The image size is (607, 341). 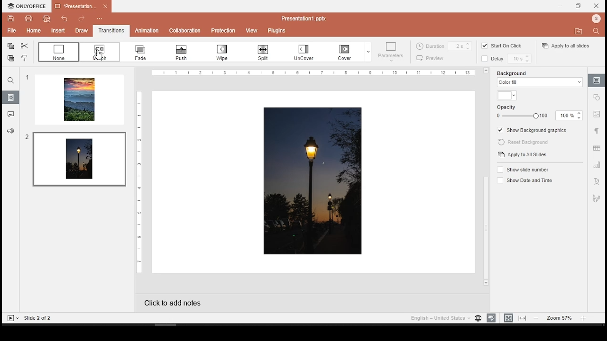 I want to click on color, so click(x=506, y=95).